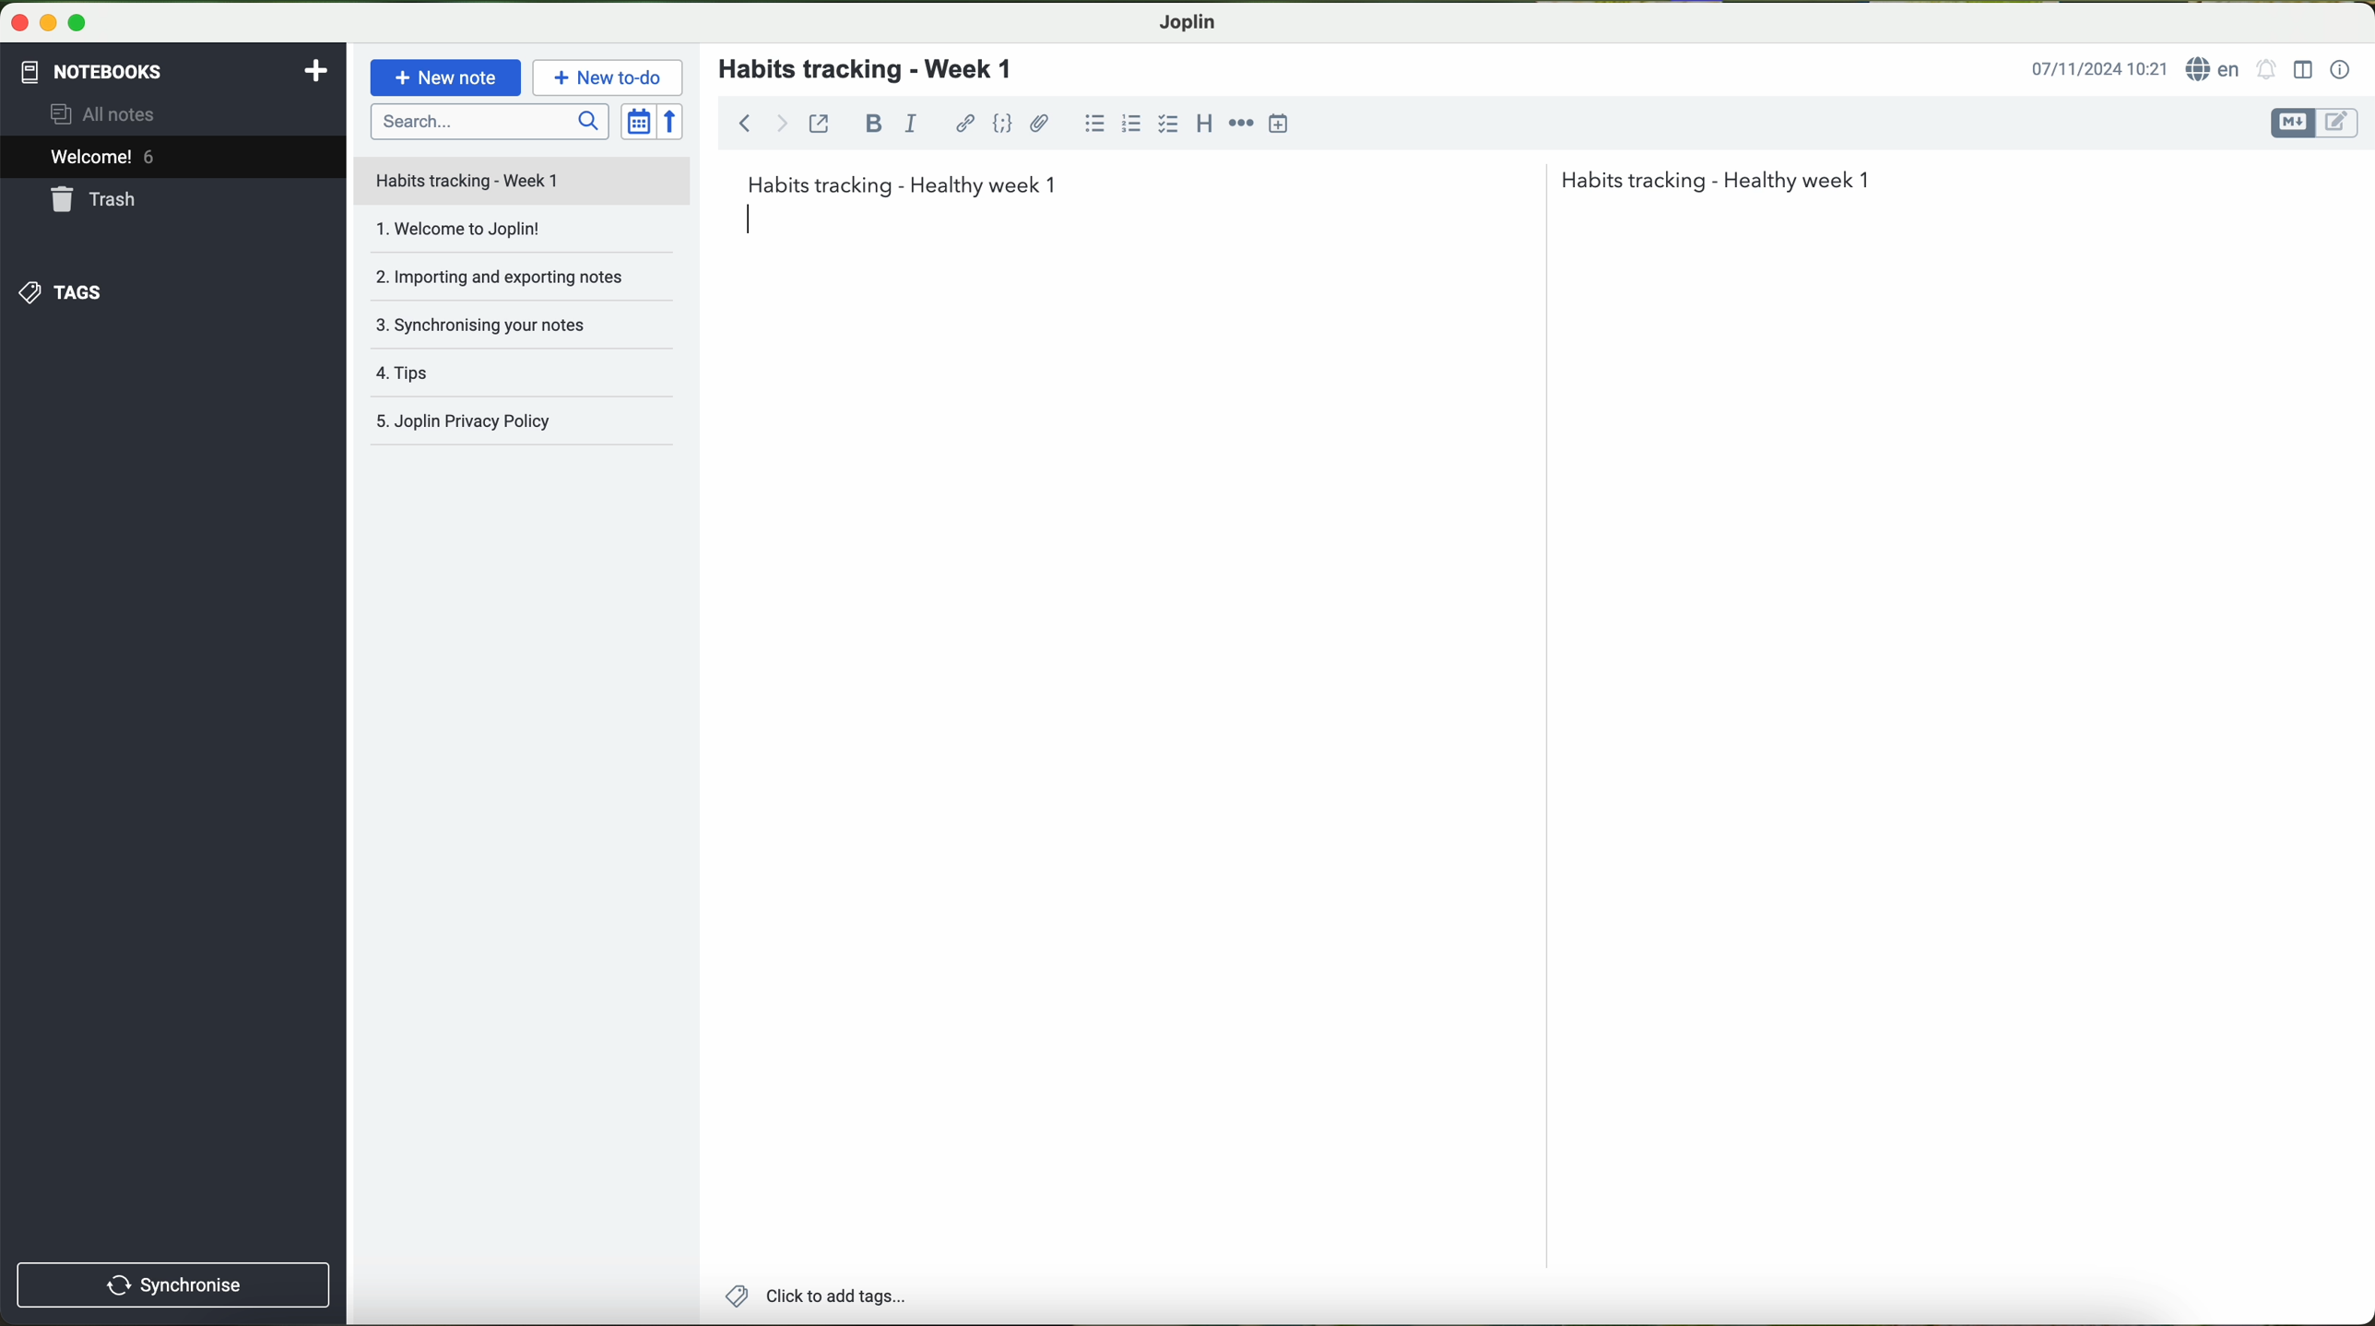 This screenshot has width=2375, height=1326. I want to click on italic, so click(911, 122).